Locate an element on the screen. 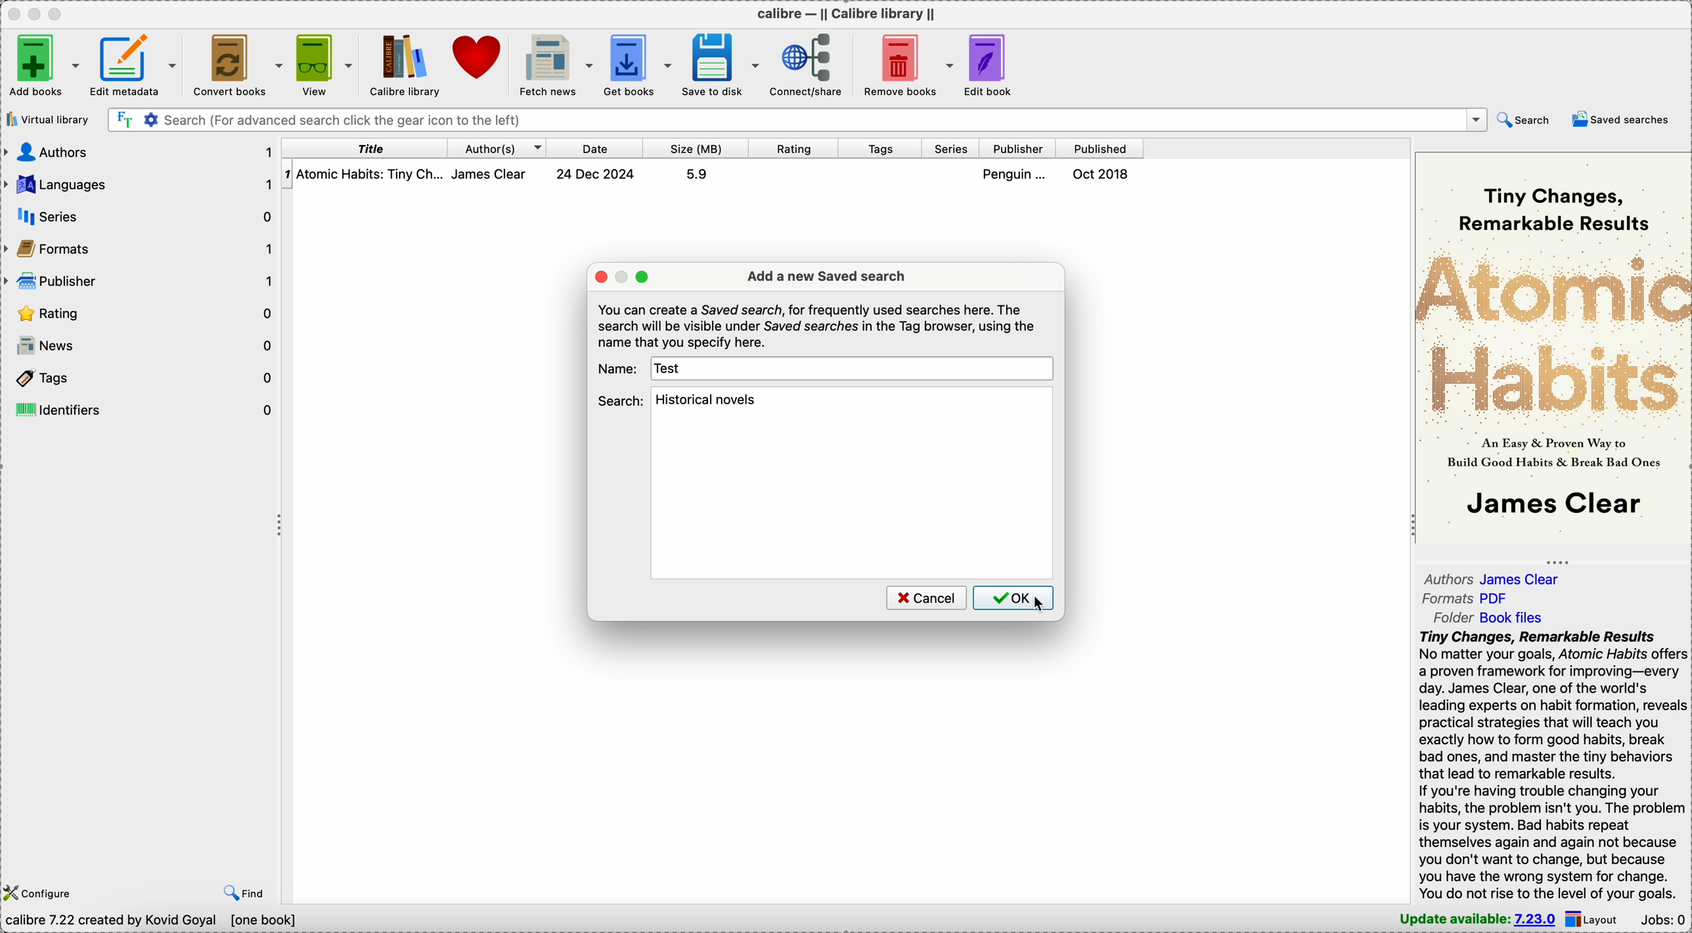  search is located at coordinates (621, 400).